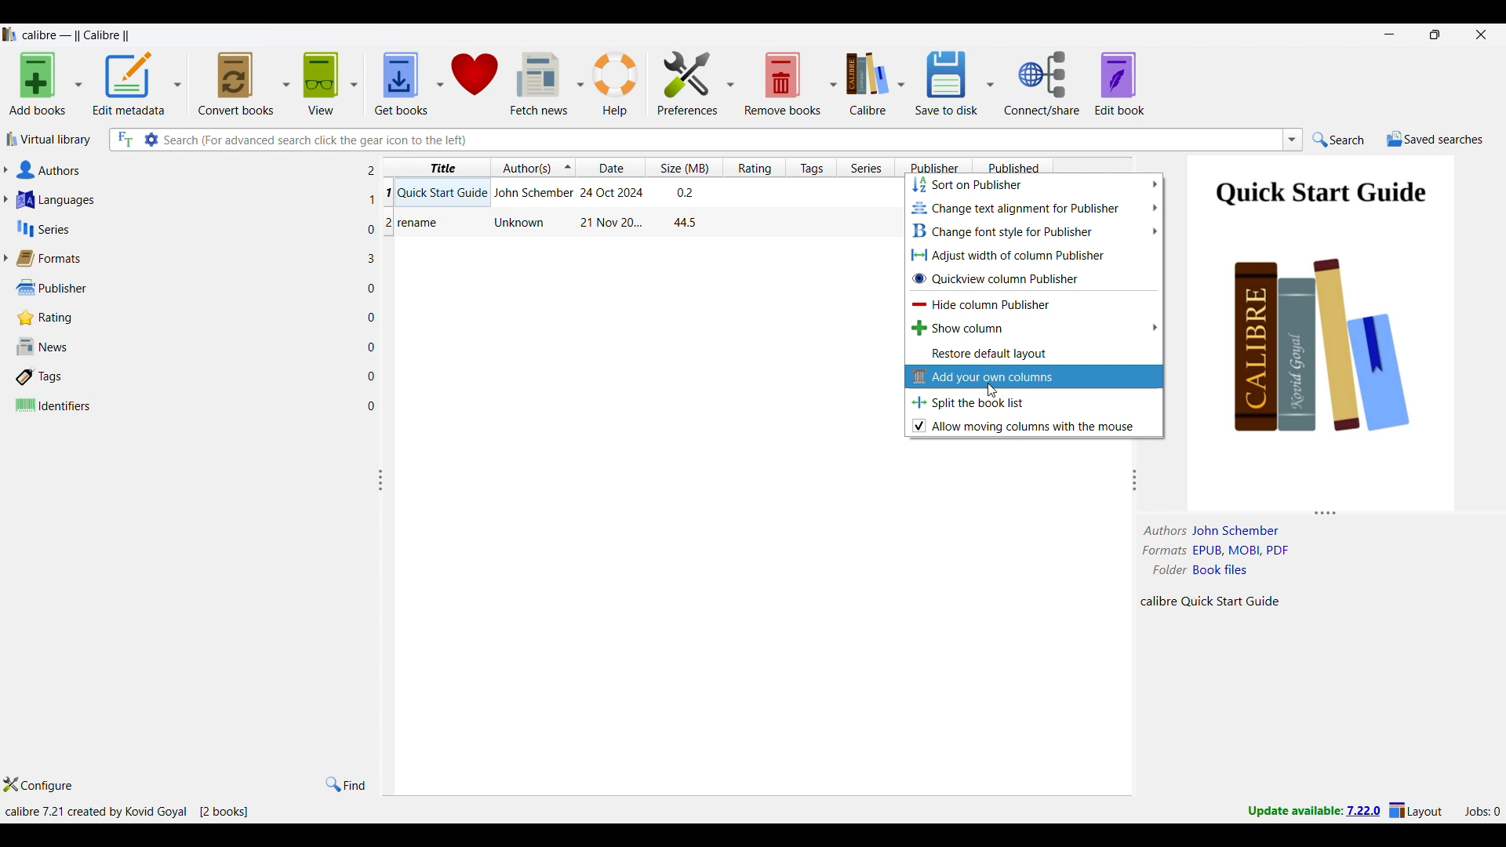 The width and height of the screenshot is (1506, 847). I want to click on Options to edit metadata, so click(137, 83).